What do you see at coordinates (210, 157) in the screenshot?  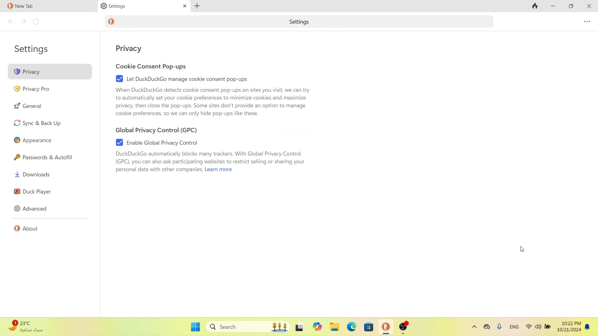 I see `DuckDuckGo automatically blocks many trackers. With Global Privacy Control(GPC), you can also ask participating websites to restrict selling or sharing your` at bounding box center [210, 157].